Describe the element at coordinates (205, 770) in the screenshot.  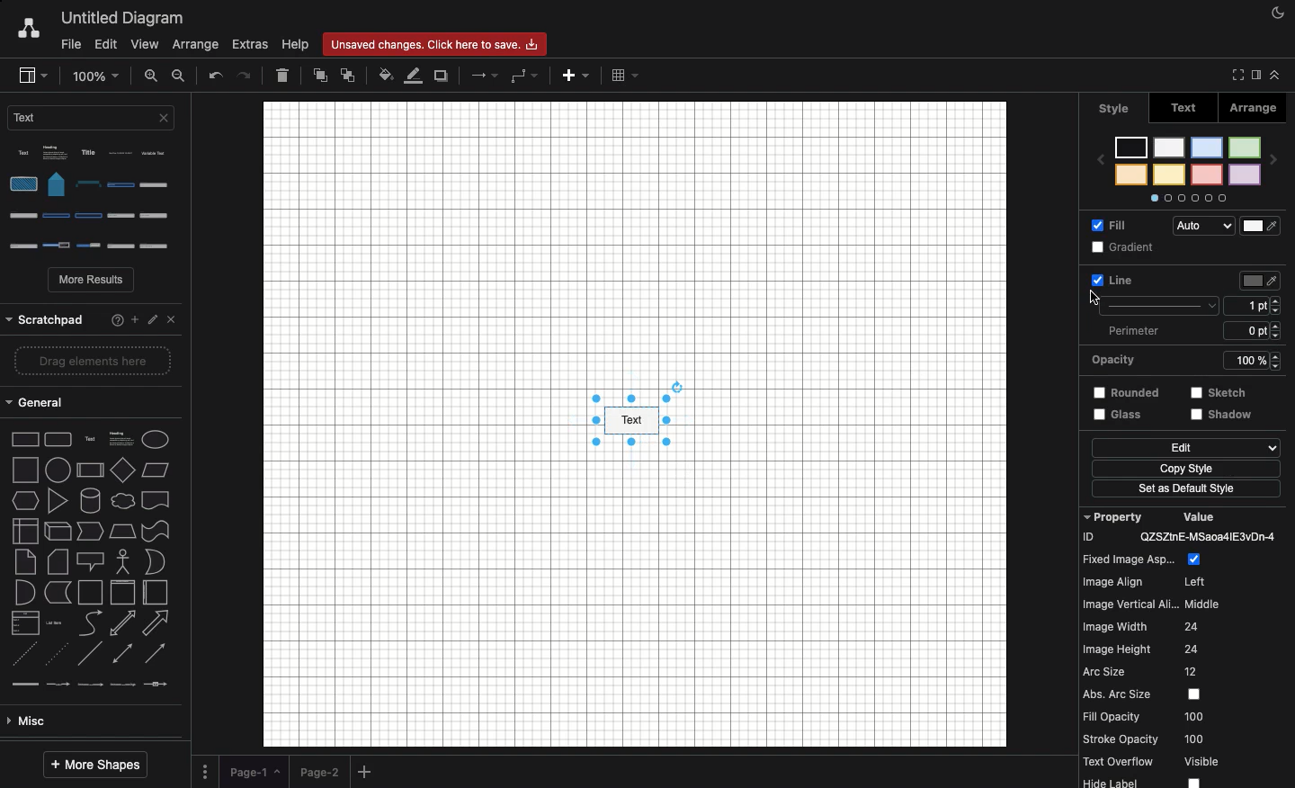
I see `Options` at that location.